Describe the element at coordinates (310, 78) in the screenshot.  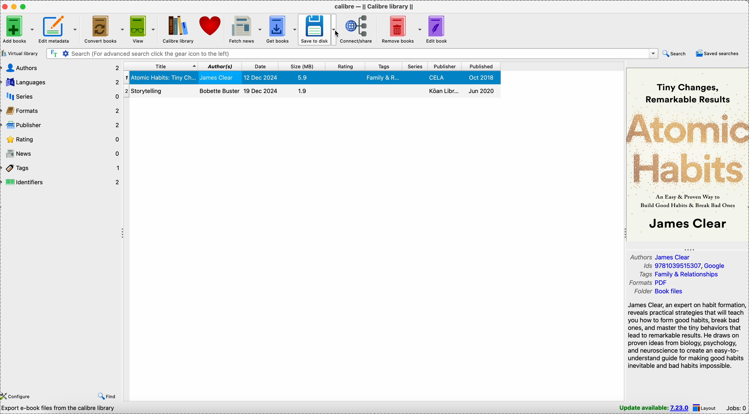
I see `Atomic Habits: Tiny Changes book details selected` at that location.